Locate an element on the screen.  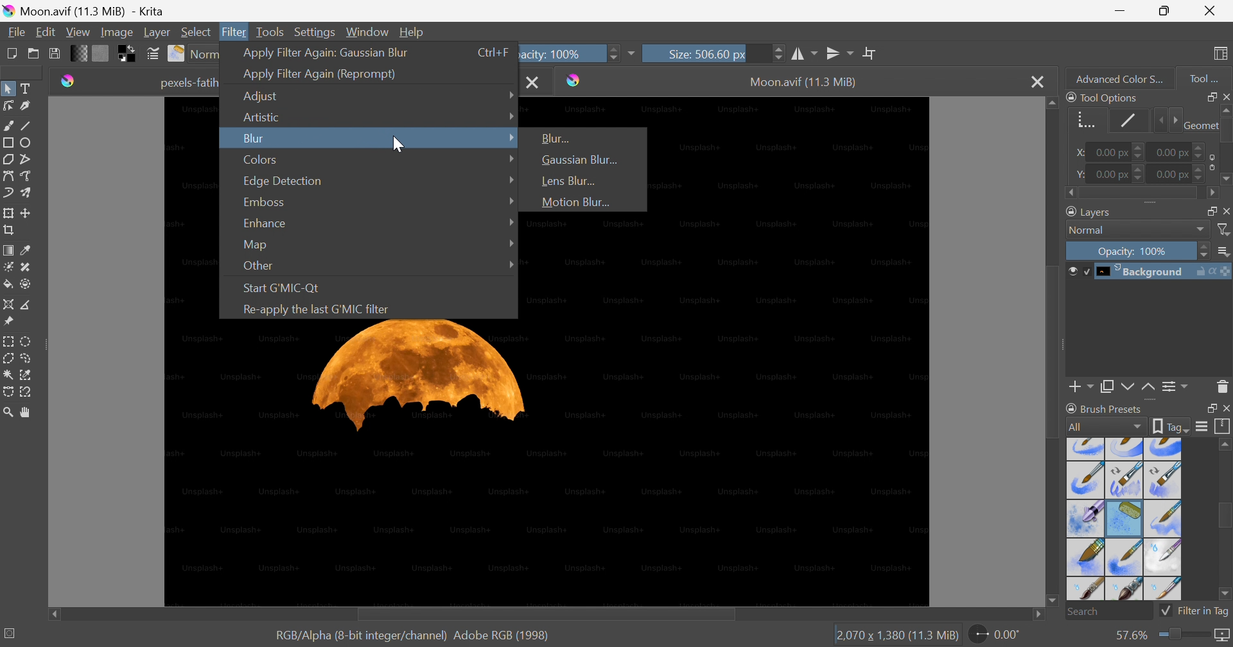
Settings is located at coordinates (315, 33).